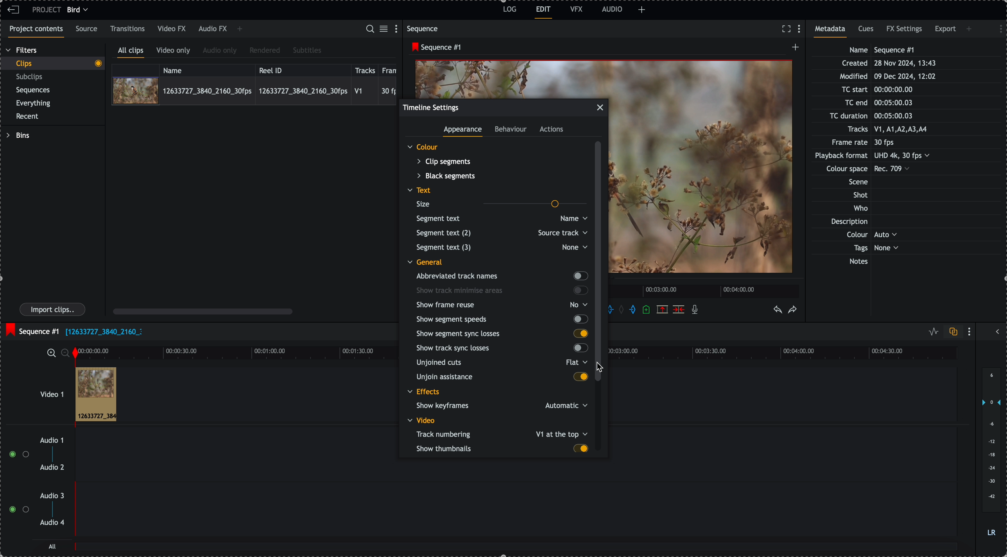  I want to click on project bird, so click(62, 10).